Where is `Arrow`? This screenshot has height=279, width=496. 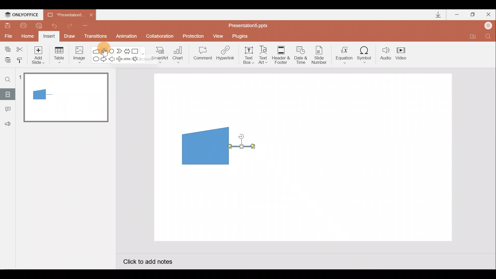 Arrow is located at coordinates (242, 146).